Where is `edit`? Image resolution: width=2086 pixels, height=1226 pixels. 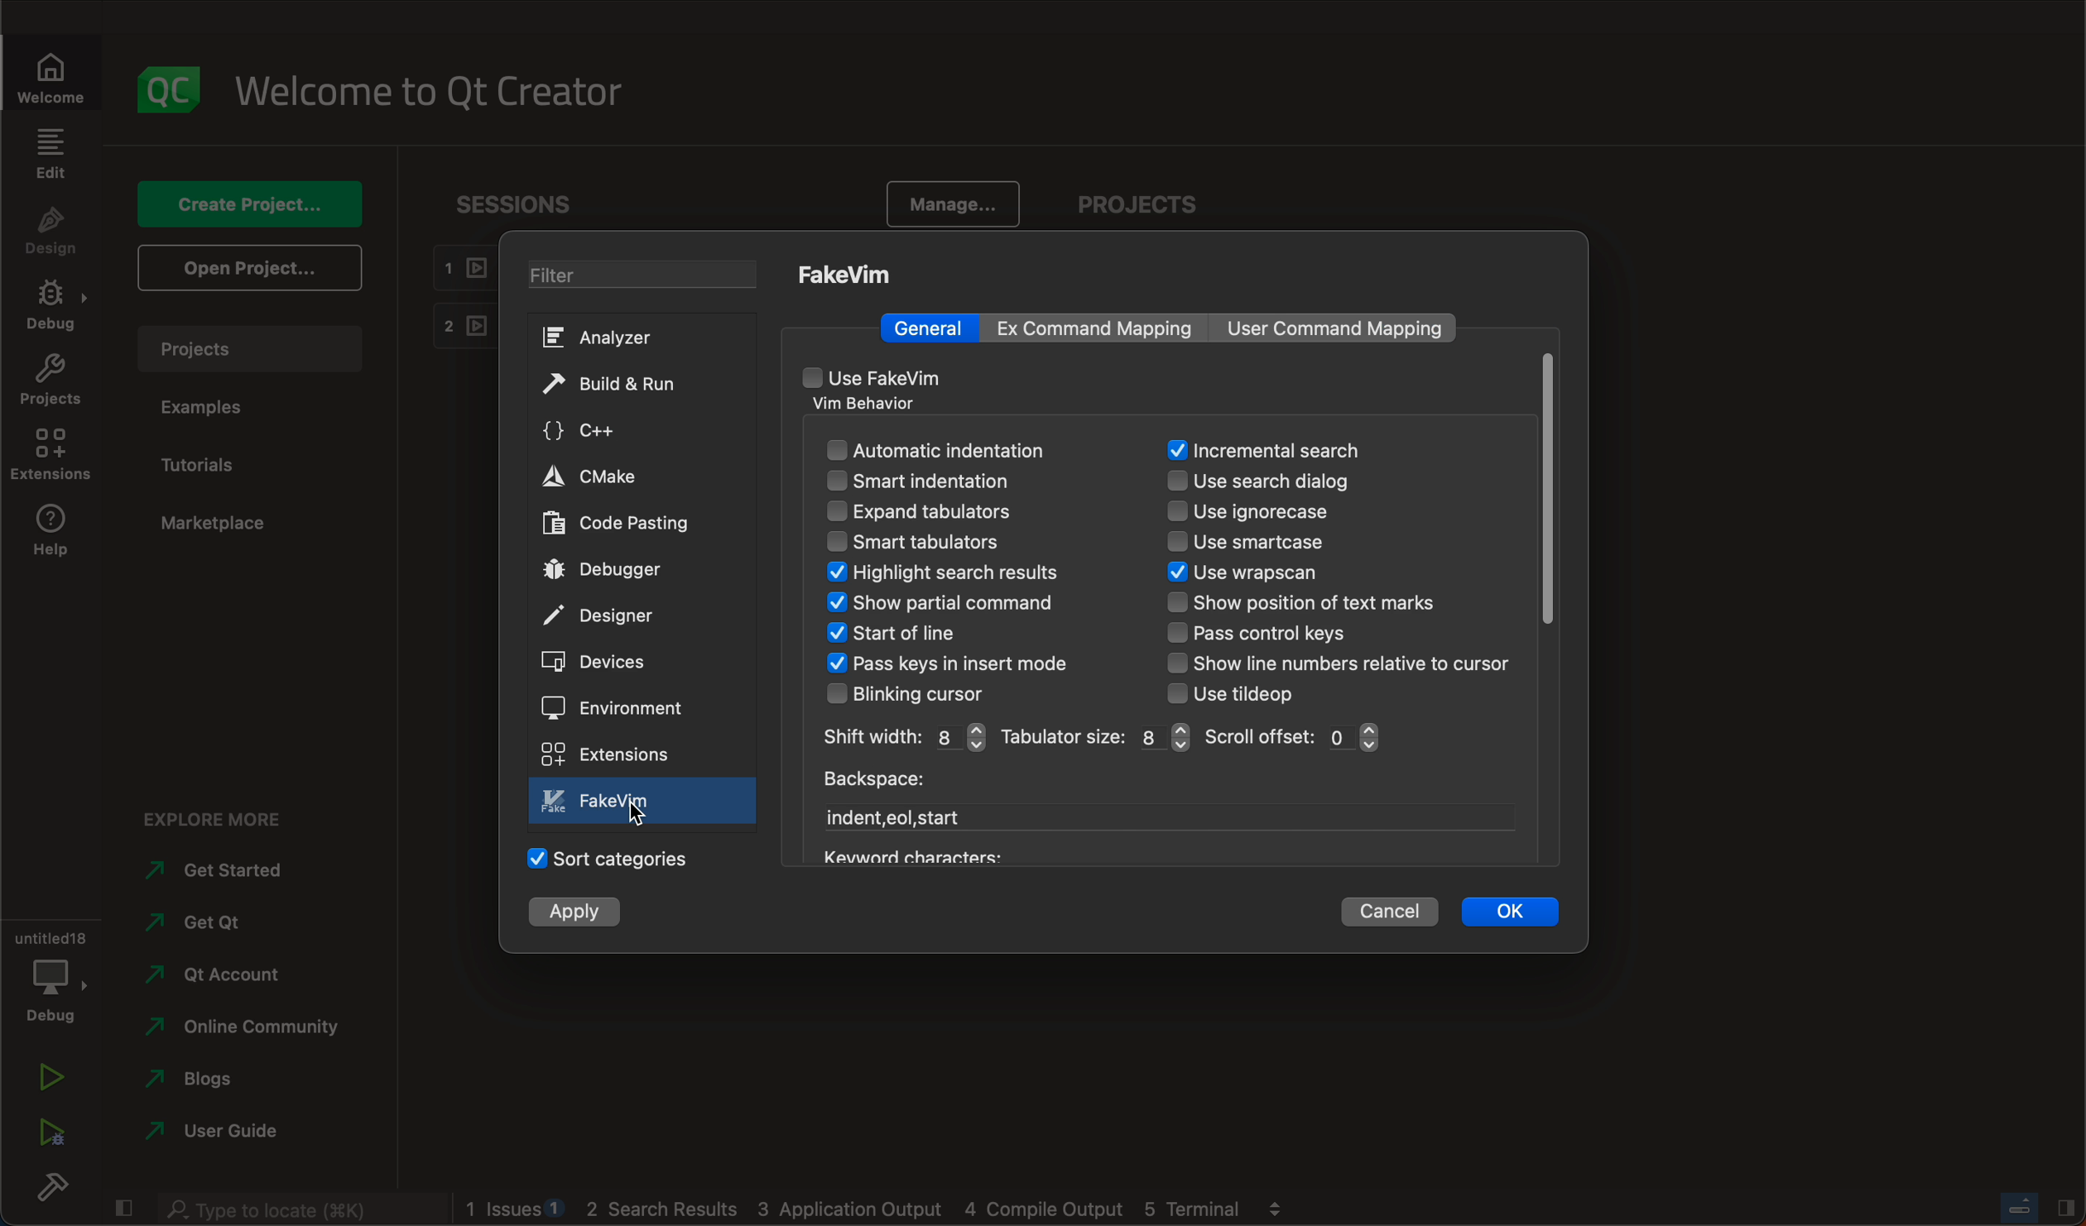 edit is located at coordinates (53, 154).